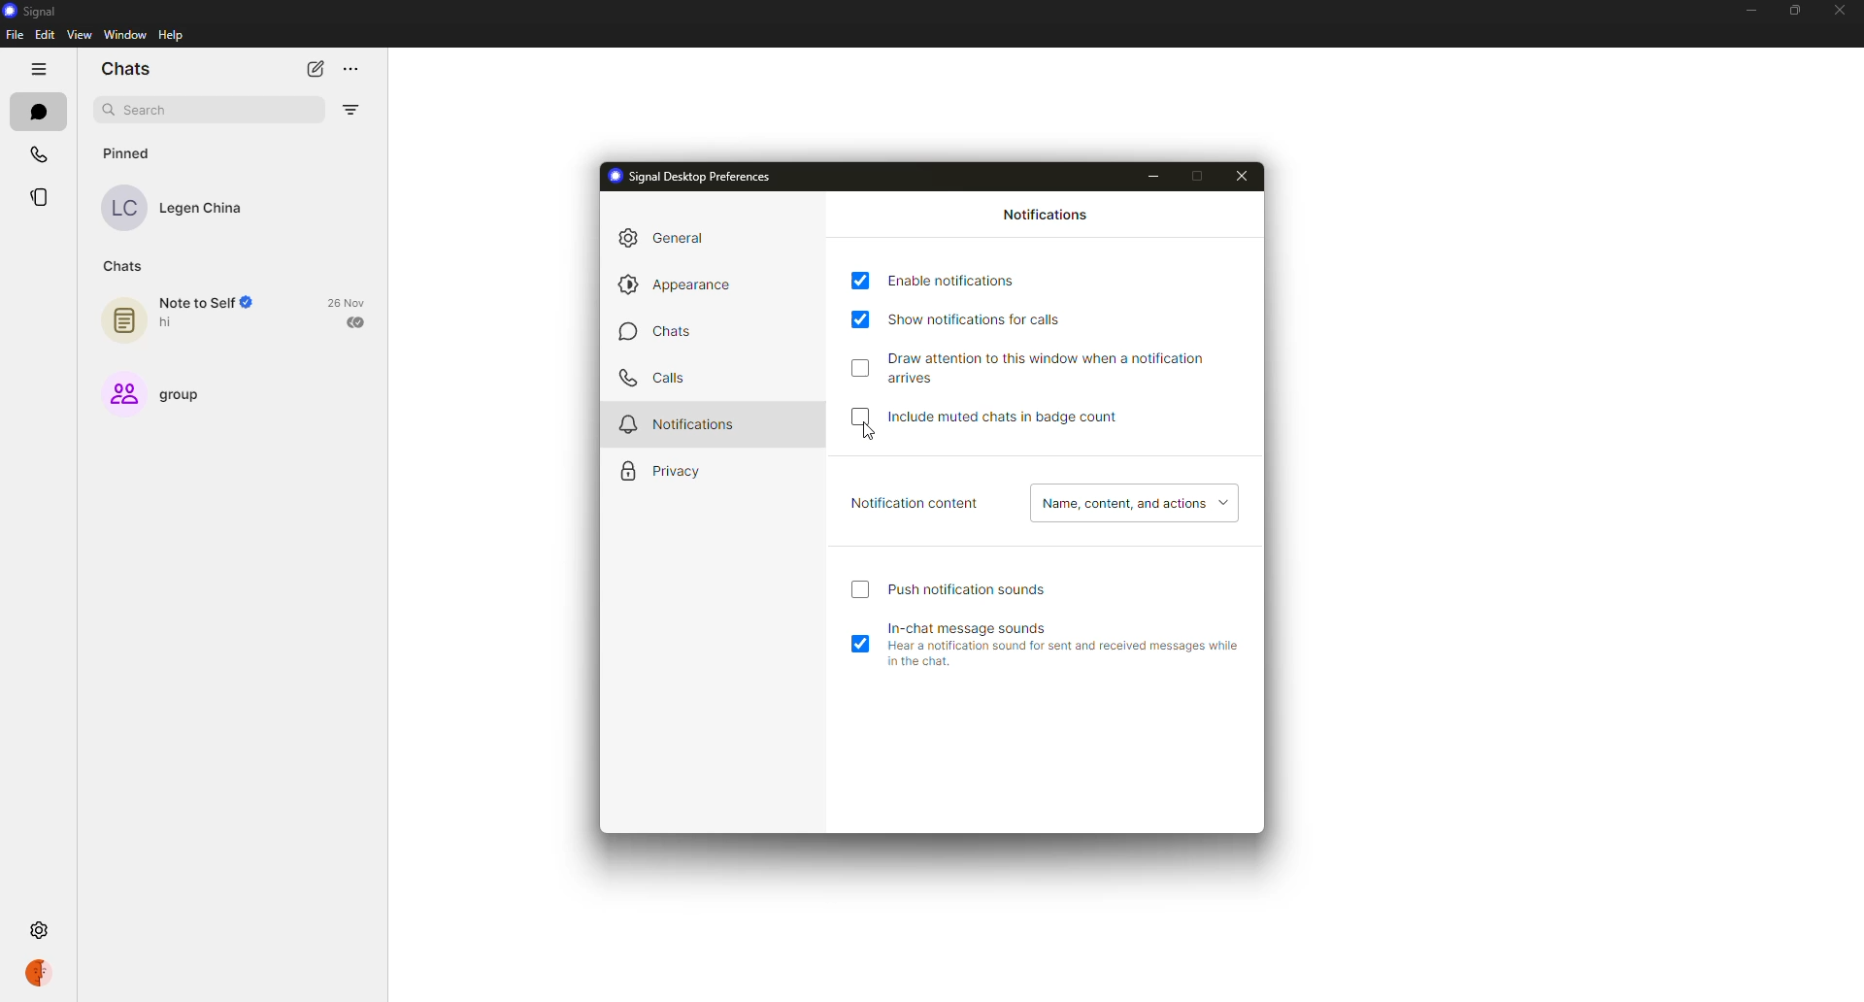 The width and height of the screenshot is (1864, 1002). I want to click on signal desktop preferences, so click(688, 179).